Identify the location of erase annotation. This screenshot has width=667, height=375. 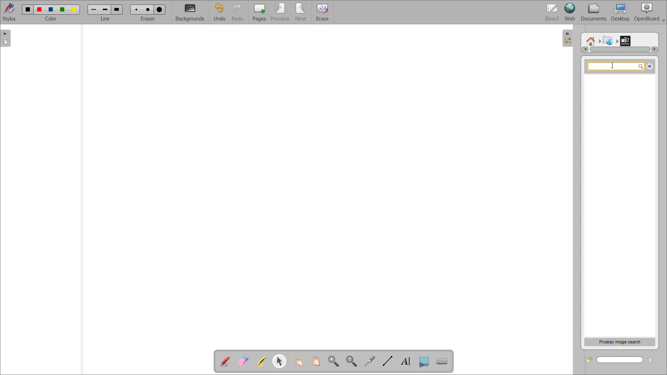
(244, 361).